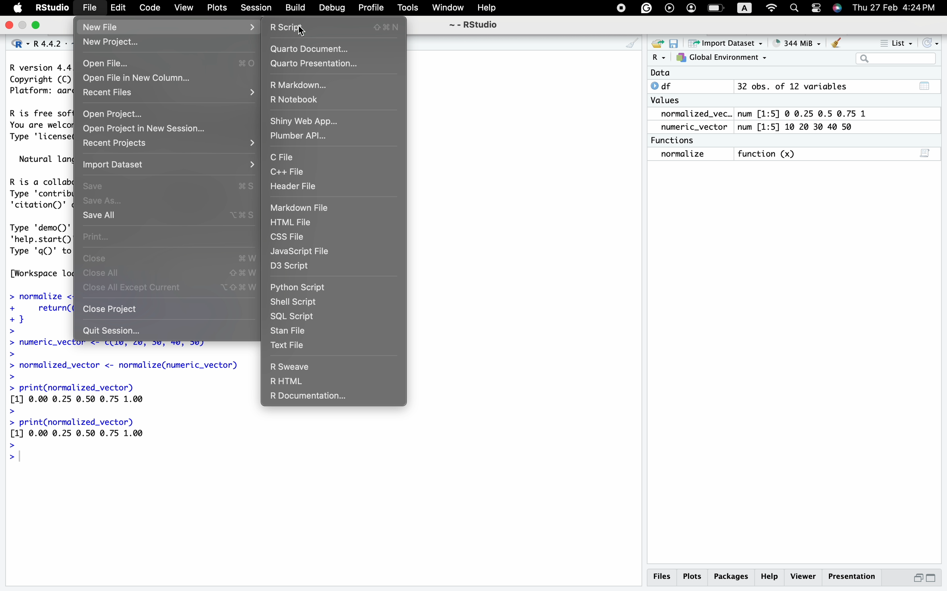 The height and width of the screenshot is (591, 947). Describe the element at coordinates (300, 208) in the screenshot. I see `Markdown File` at that location.